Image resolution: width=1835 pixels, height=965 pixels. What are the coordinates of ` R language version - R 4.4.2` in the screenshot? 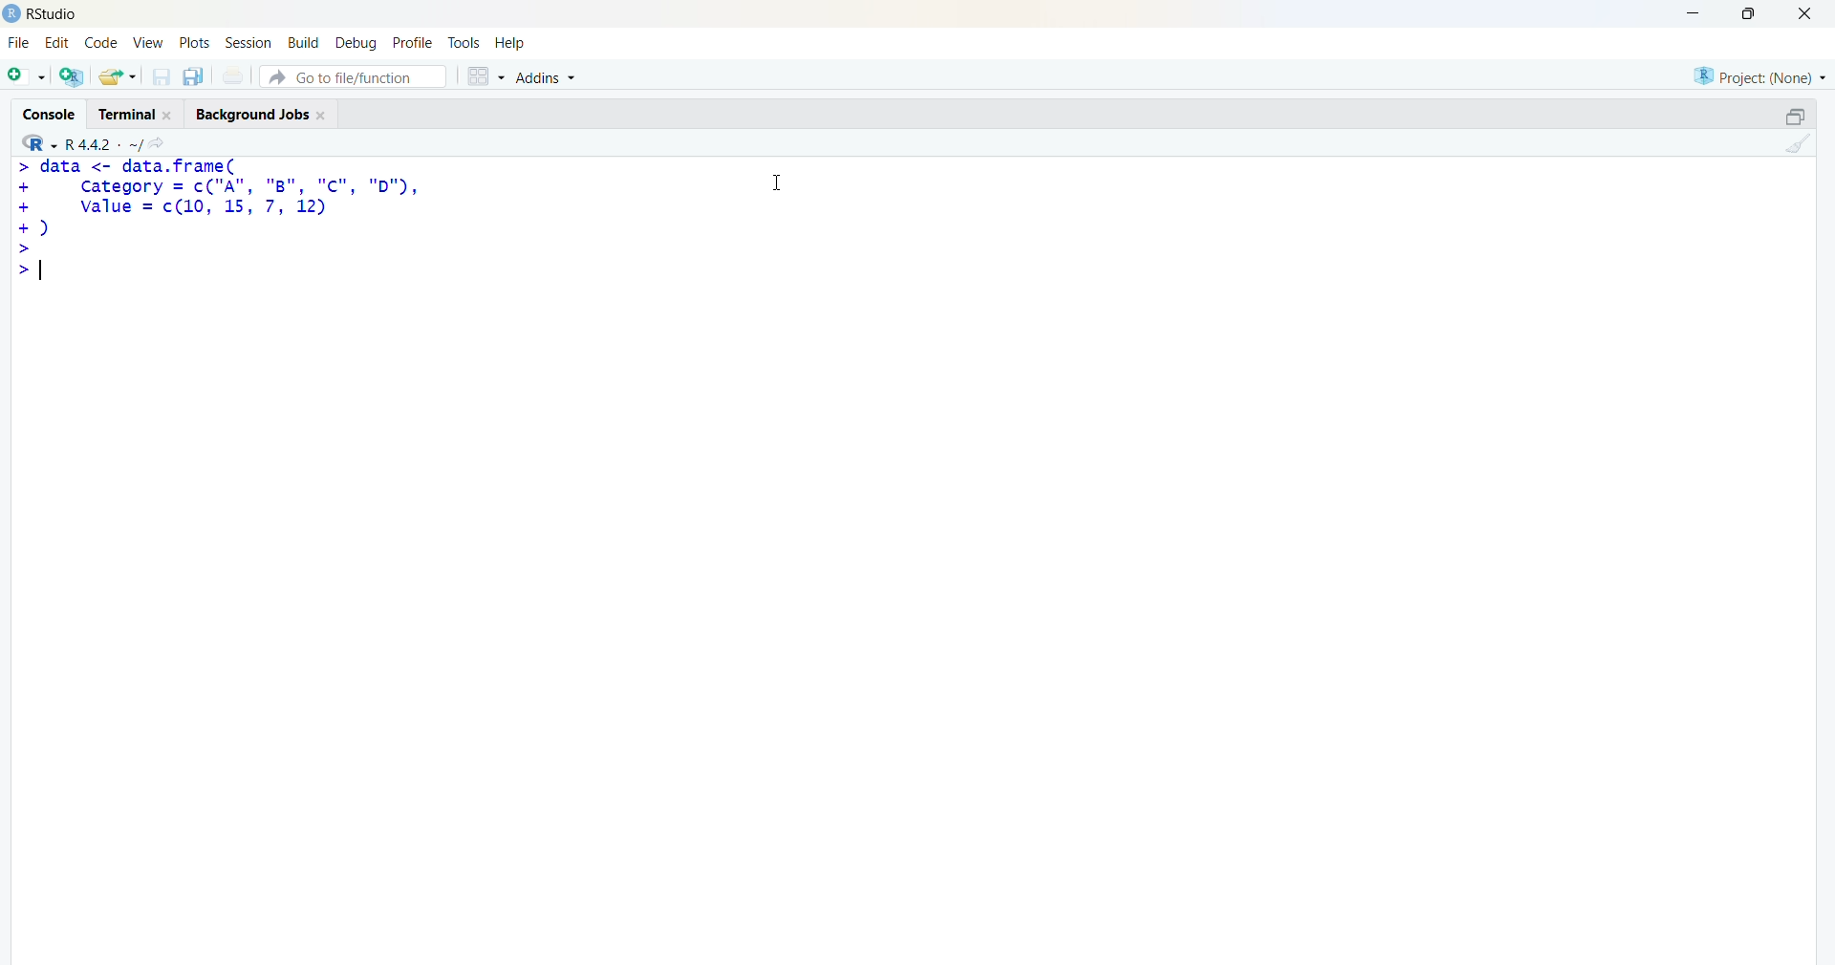 It's located at (103, 142).